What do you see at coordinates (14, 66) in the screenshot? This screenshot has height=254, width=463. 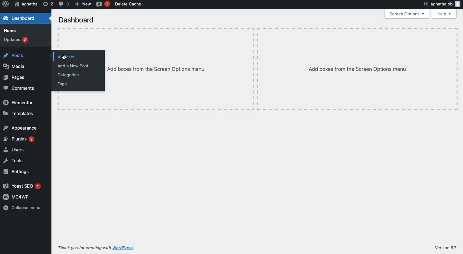 I see `Media` at bounding box center [14, 66].